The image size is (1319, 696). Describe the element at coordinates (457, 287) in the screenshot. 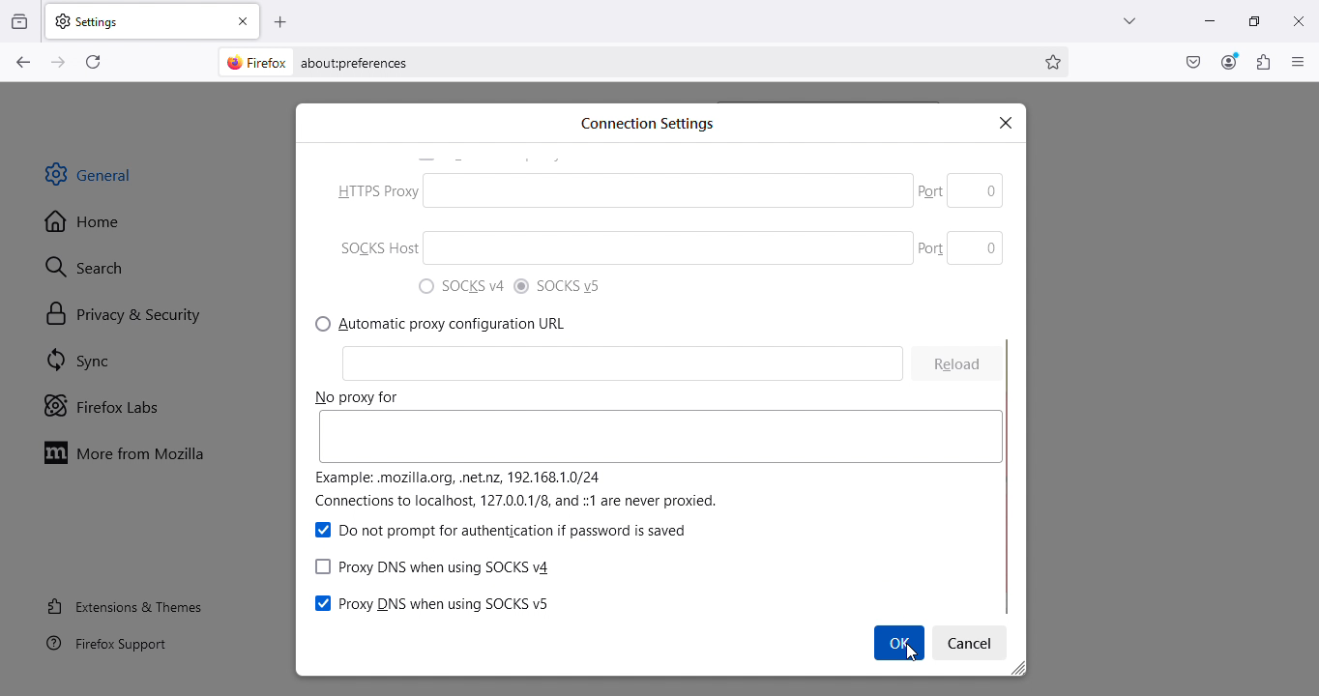

I see `) Use system proxy settings` at that location.